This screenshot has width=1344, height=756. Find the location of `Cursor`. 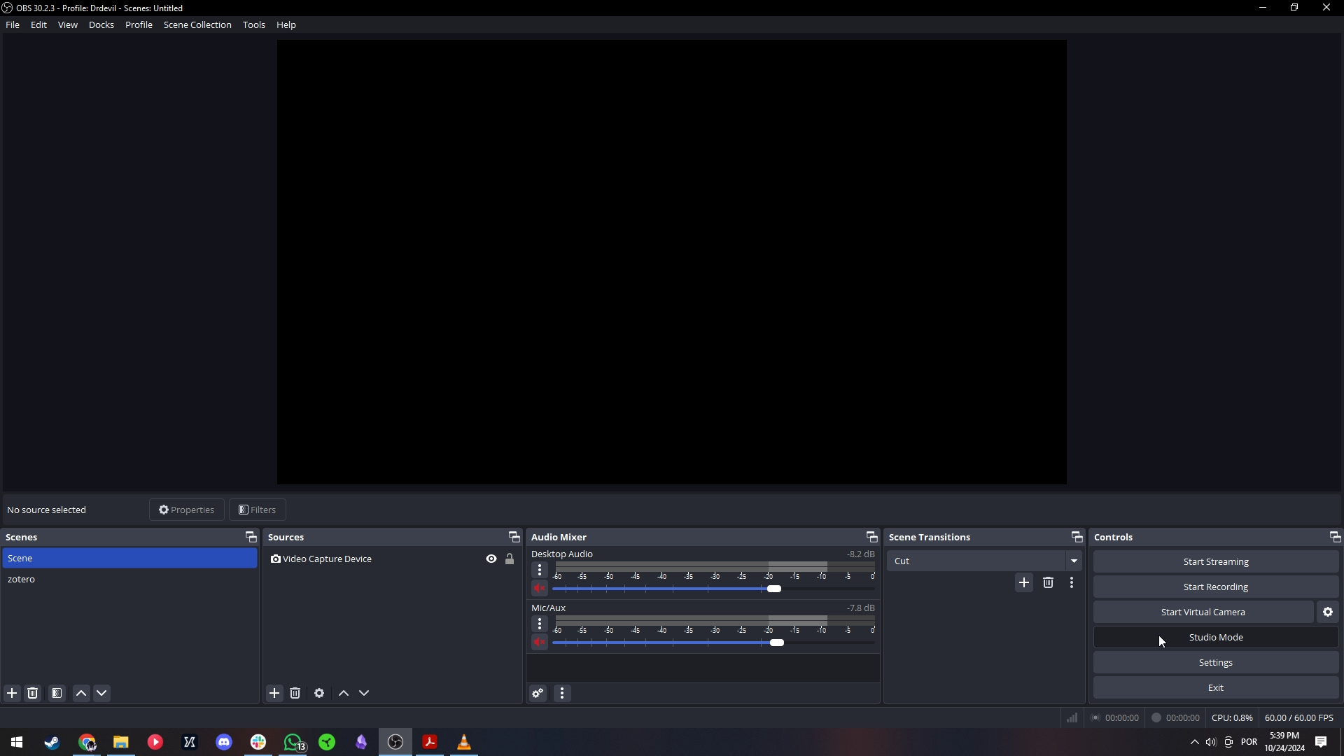

Cursor is located at coordinates (1166, 645).